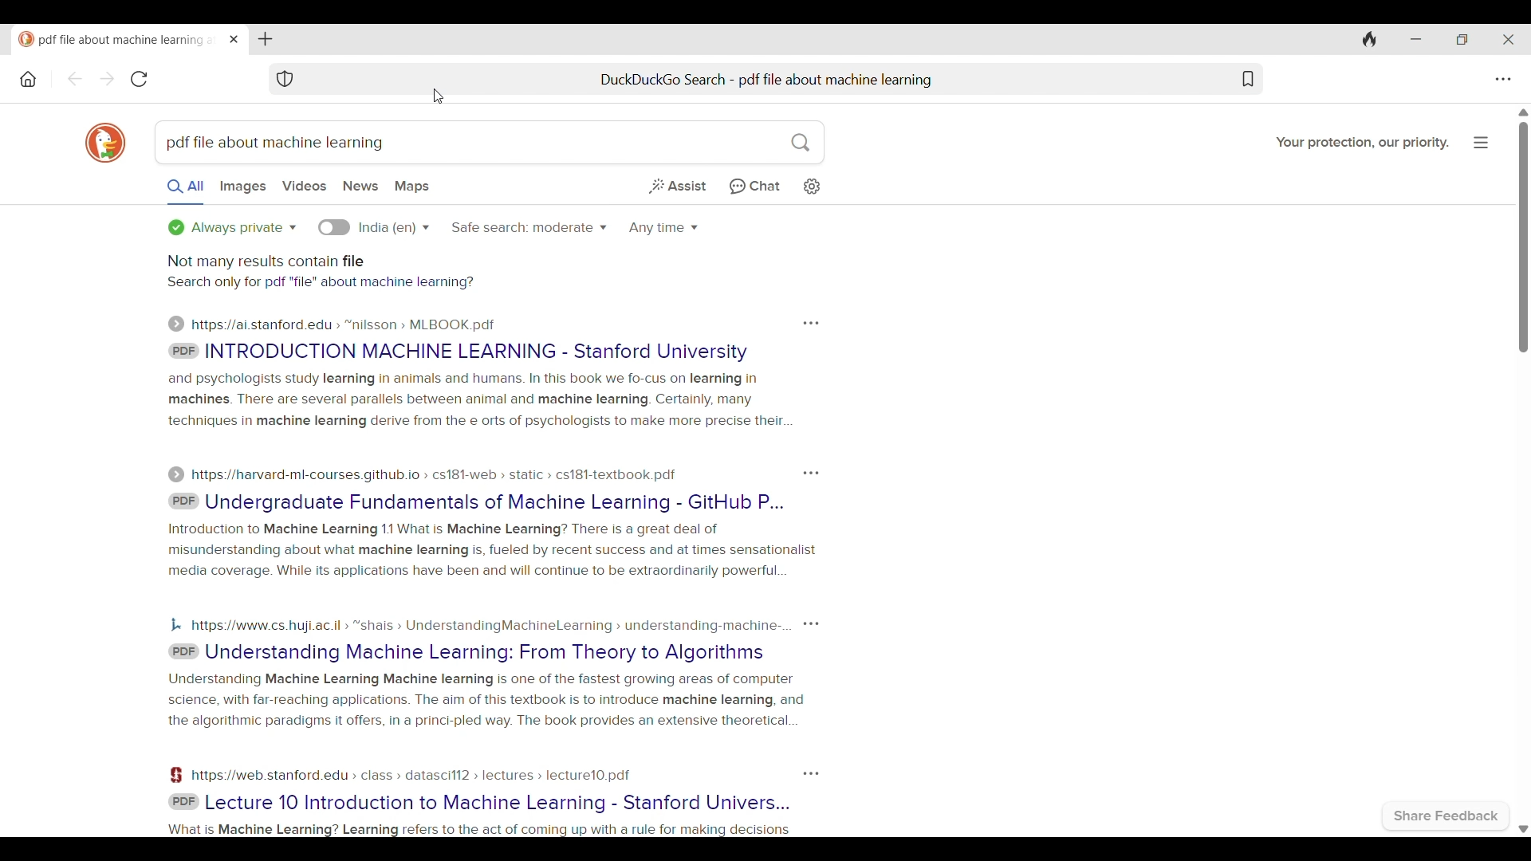 This screenshot has height=861, width=1531. What do you see at coordinates (74, 78) in the screenshot?
I see `Go back in search` at bounding box center [74, 78].